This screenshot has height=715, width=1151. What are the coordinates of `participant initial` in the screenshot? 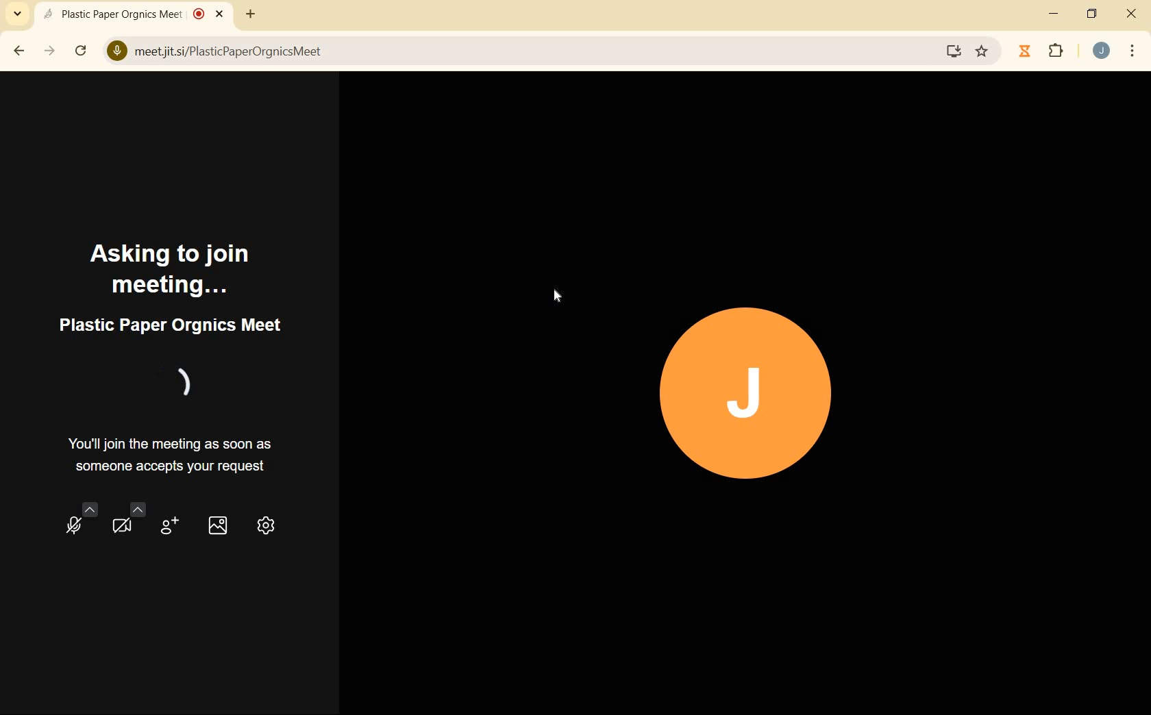 It's located at (747, 397).